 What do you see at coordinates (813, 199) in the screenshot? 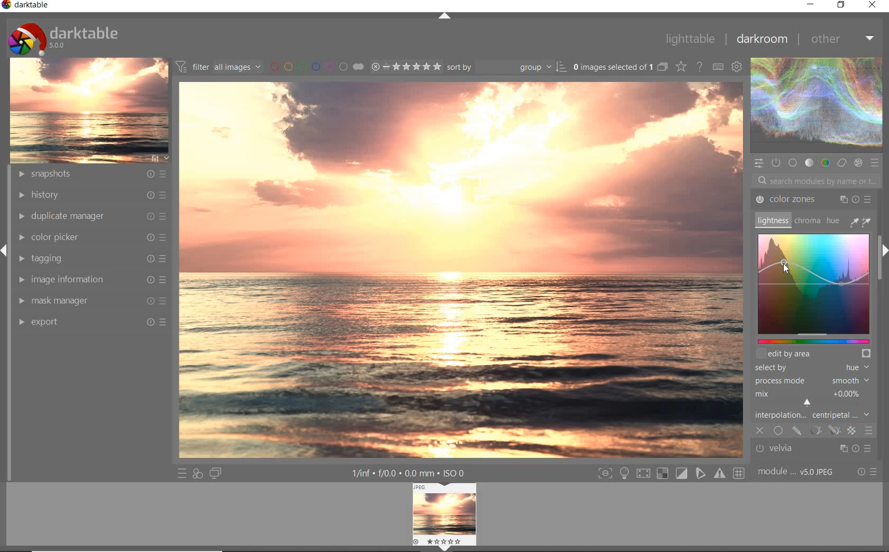
I see `COLOR ZONES` at bounding box center [813, 199].